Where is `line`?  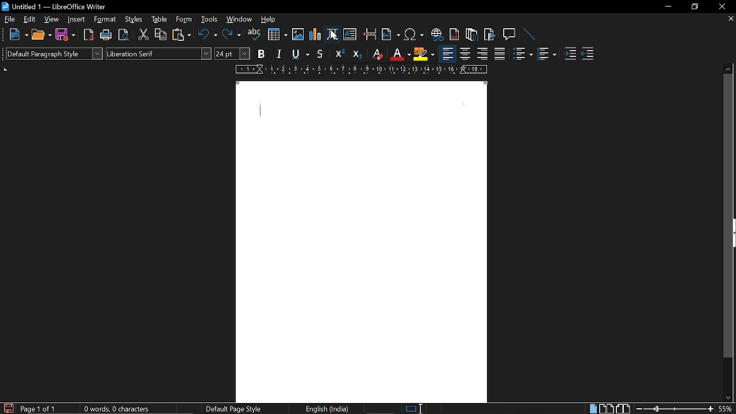
line is located at coordinates (528, 34).